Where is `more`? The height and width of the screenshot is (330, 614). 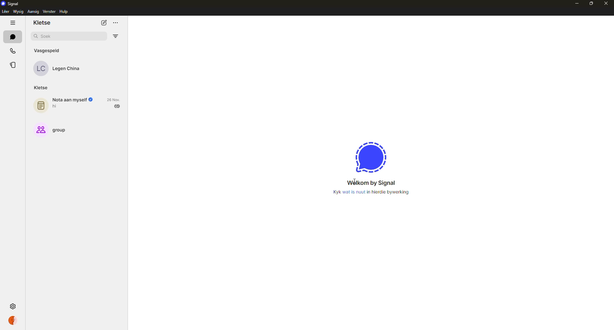
more is located at coordinates (116, 23).